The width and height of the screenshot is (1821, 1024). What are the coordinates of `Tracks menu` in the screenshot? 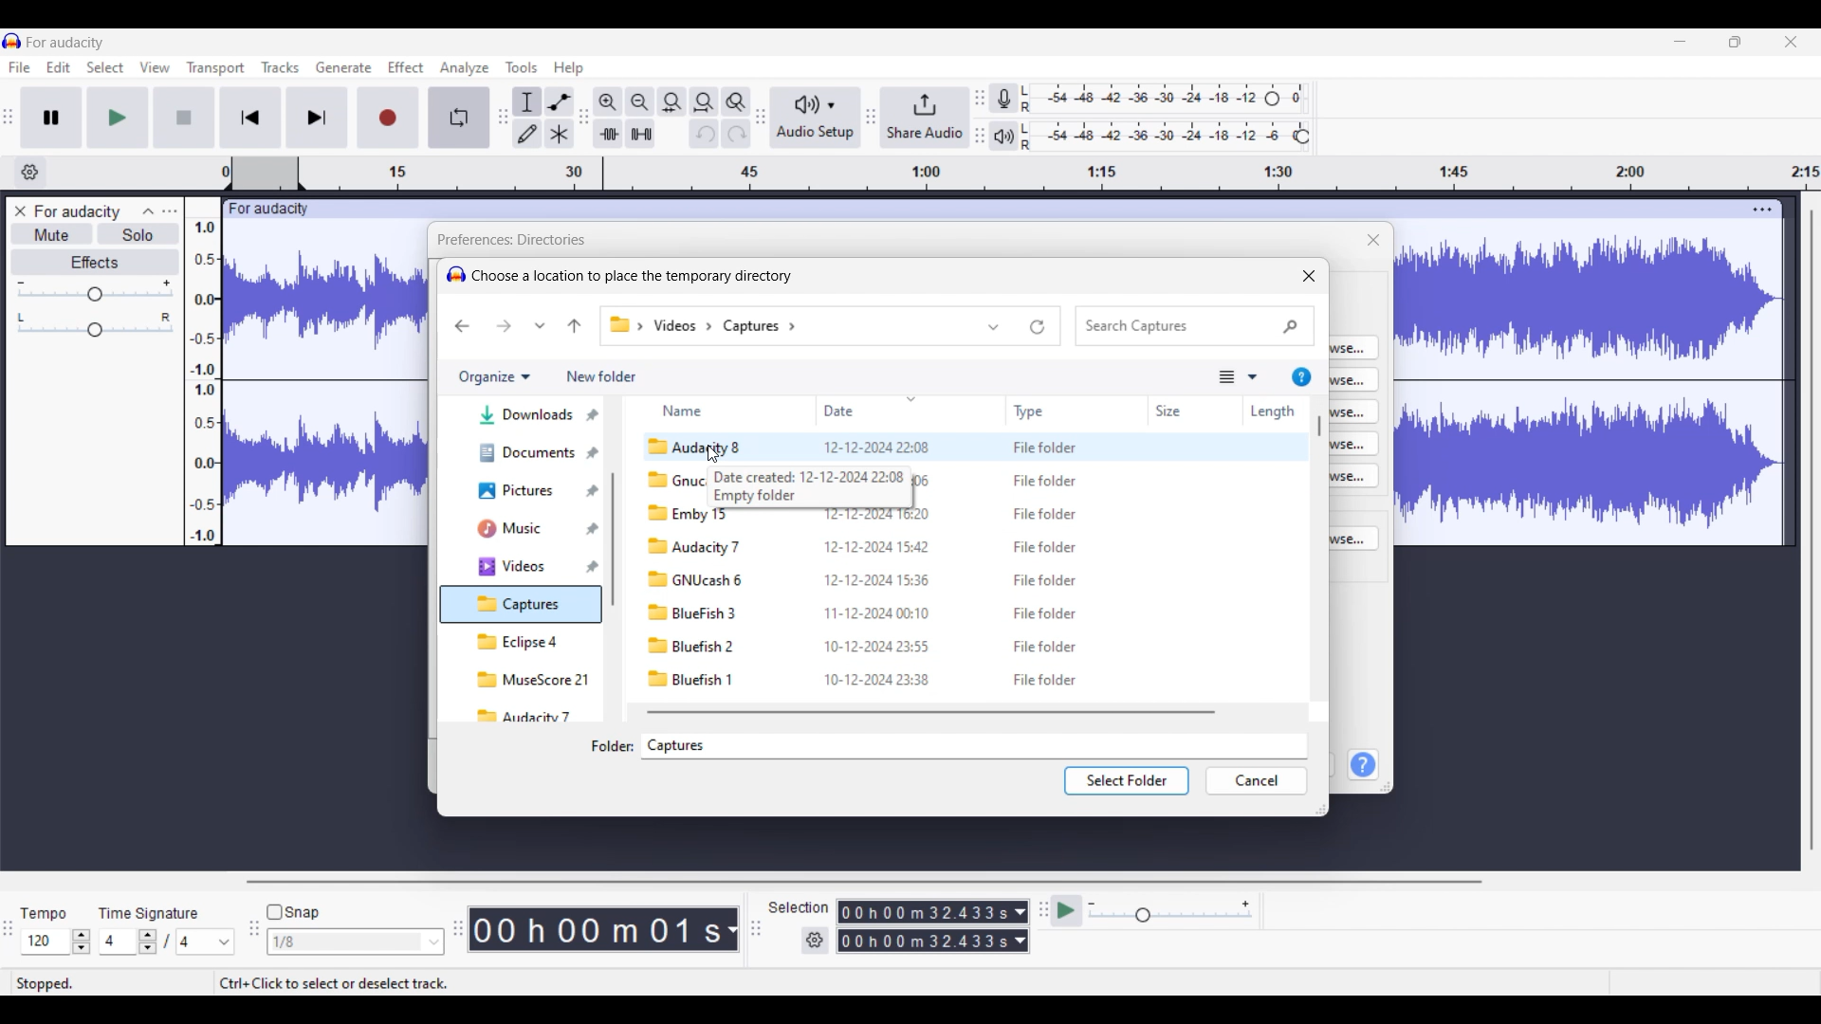 It's located at (281, 67).